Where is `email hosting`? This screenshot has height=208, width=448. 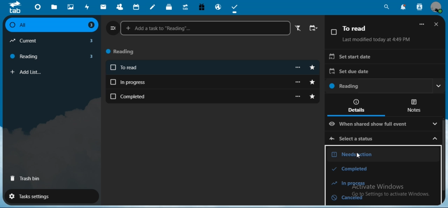
email hosting is located at coordinates (219, 7).